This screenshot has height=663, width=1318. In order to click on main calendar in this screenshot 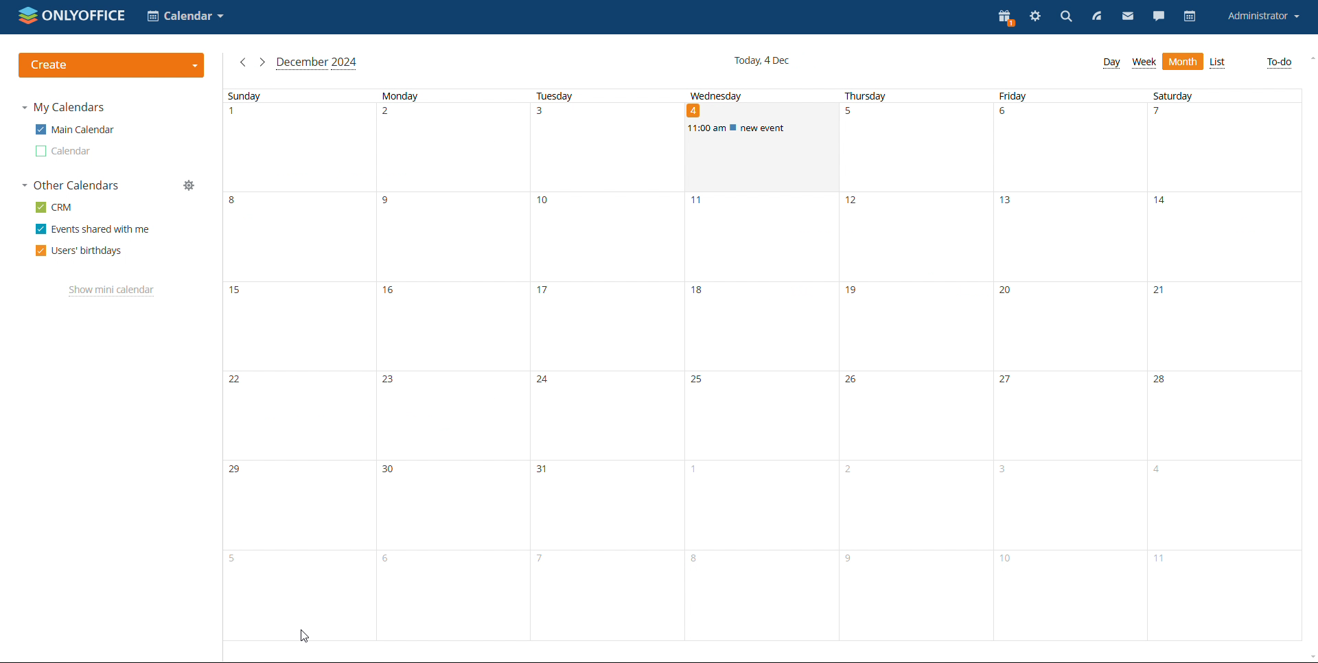, I will do `click(73, 129)`.